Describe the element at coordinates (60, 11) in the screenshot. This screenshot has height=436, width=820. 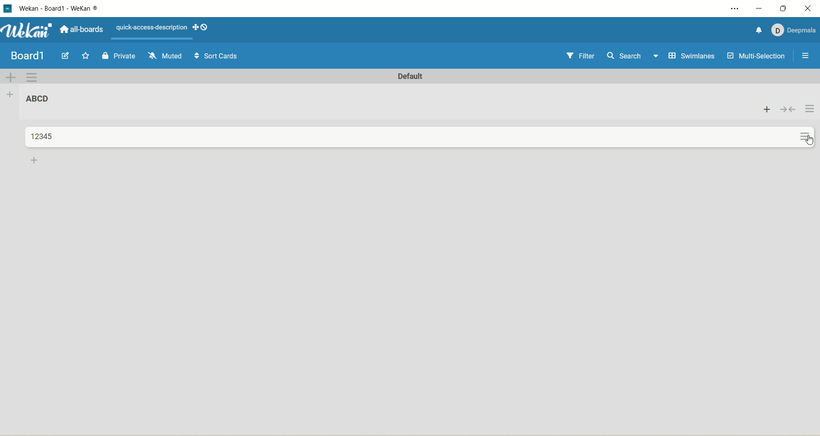
I see `title` at that location.